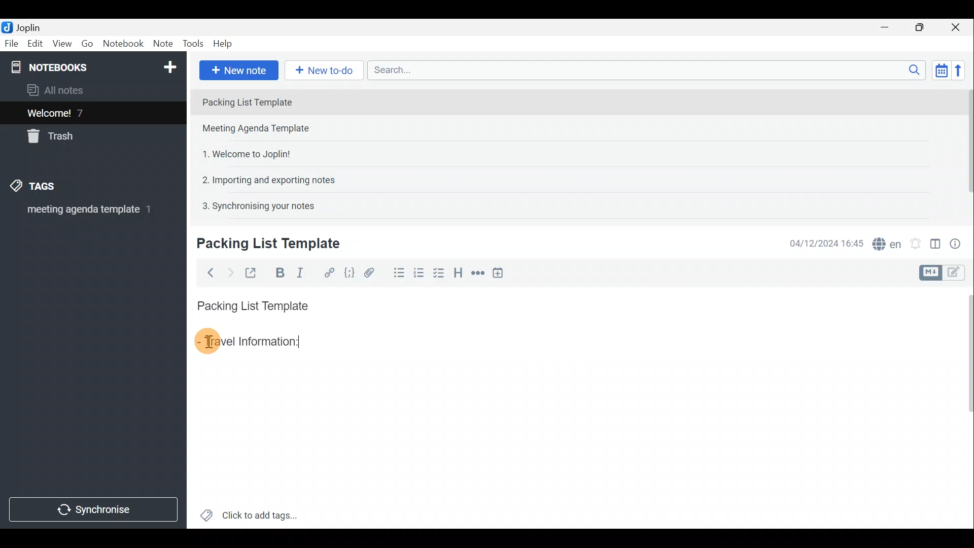  What do you see at coordinates (194, 44) in the screenshot?
I see `Tools` at bounding box center [194, 44].